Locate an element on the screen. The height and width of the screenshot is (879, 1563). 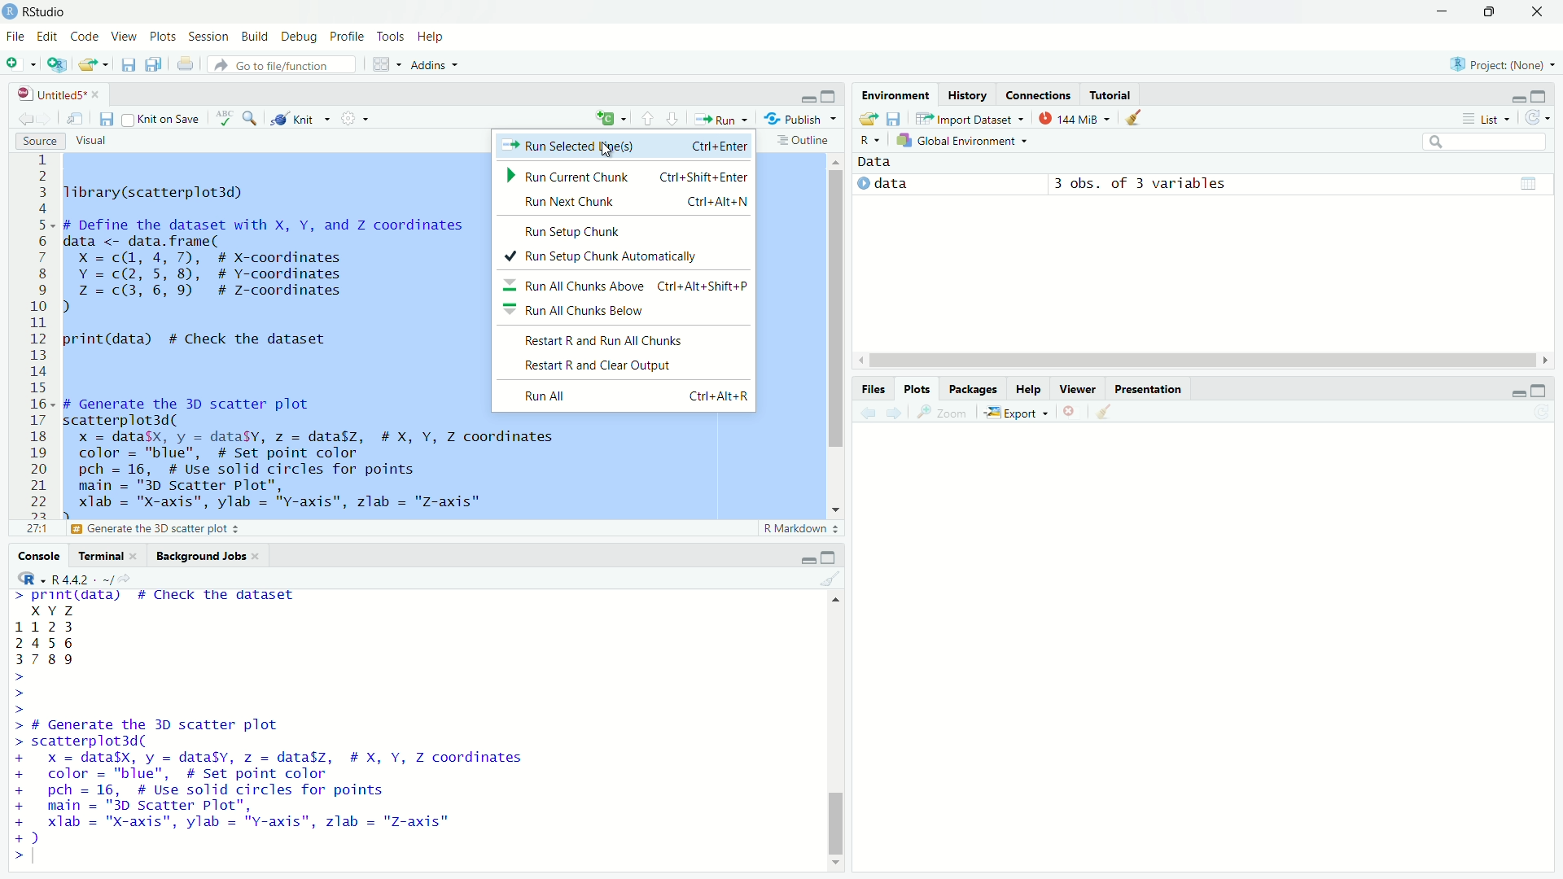
find/replace is located at coordinates (252, 119).